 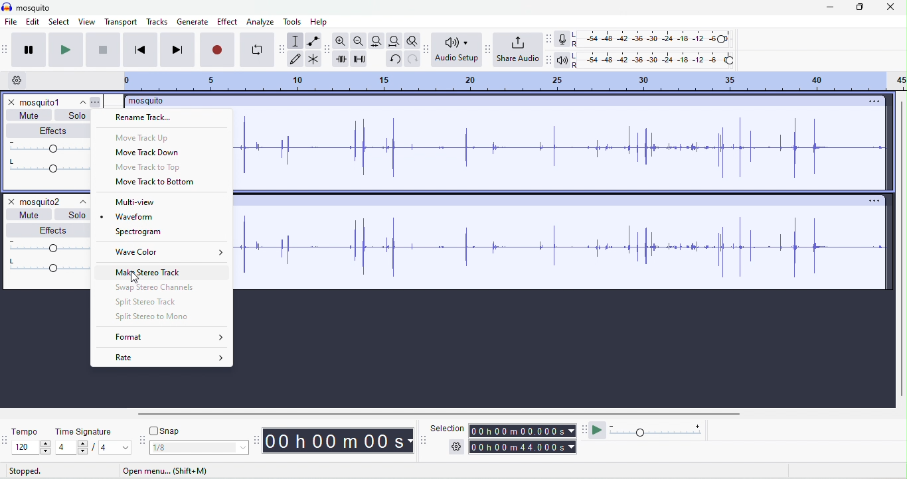 What do you see at coordinates (6, 50) in the screenshot?
I see `audacity audio transport tool bar` at bounding box center [6, 50].